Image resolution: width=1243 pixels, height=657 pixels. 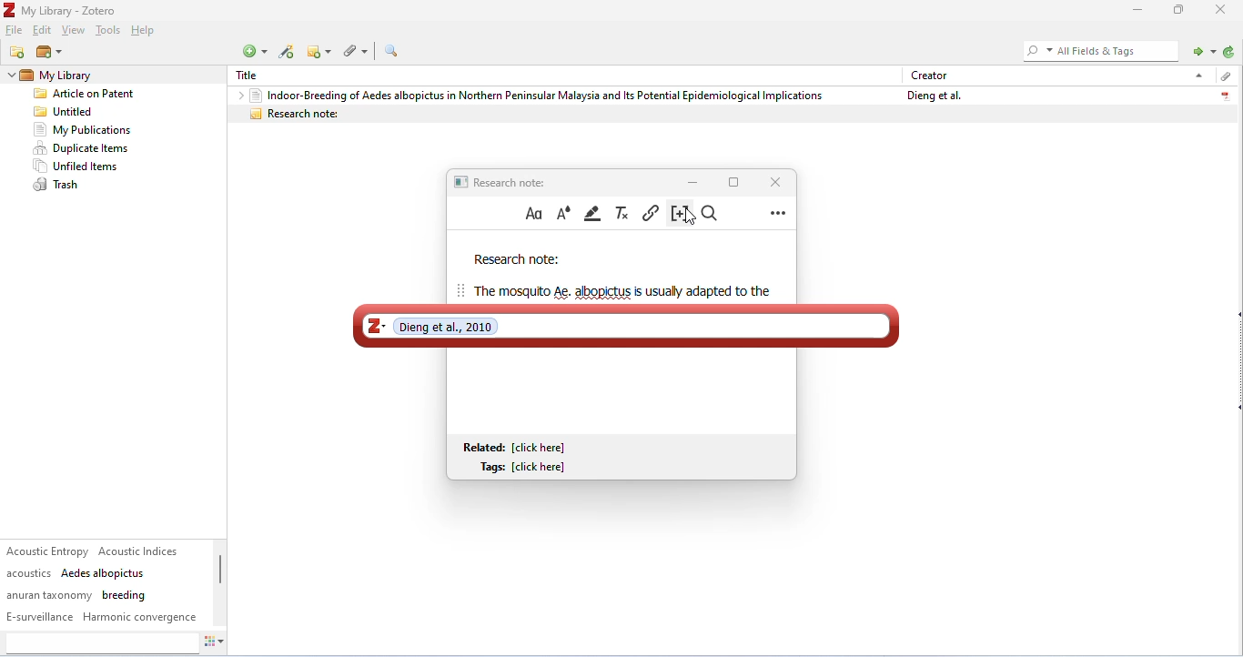 I want to click on text color, so click(x=563, y=213).